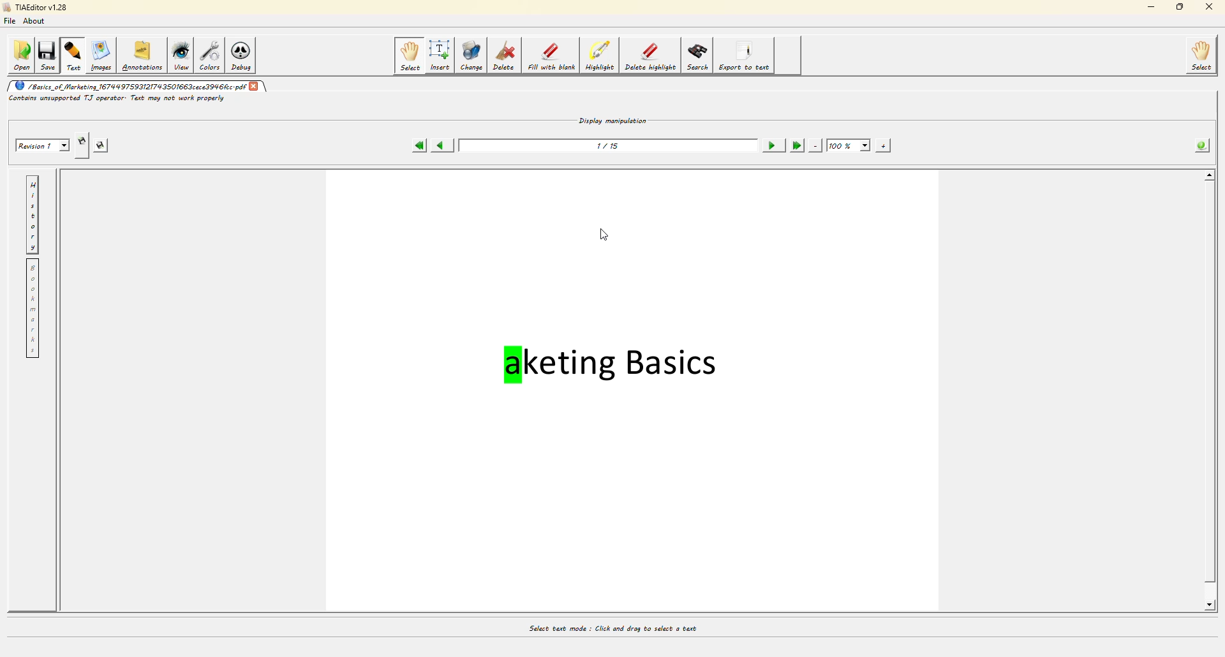  Describe the element at coordinates (143, 56) in the screenshot. I see `annotations` at that location.